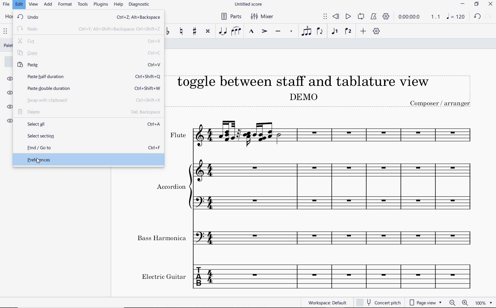  What do you see at coordinates (348, 17) in the screenshot?
I see `play` at bounding box center [348, 17].